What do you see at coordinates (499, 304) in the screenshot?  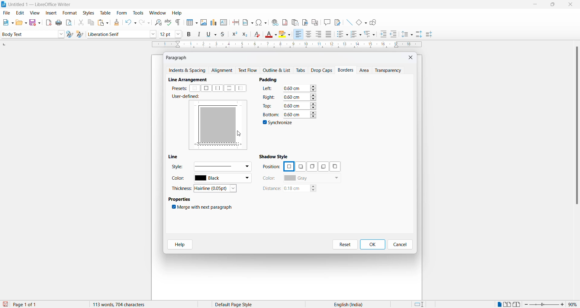 I see `single page view` at bounding box center [499, 304].